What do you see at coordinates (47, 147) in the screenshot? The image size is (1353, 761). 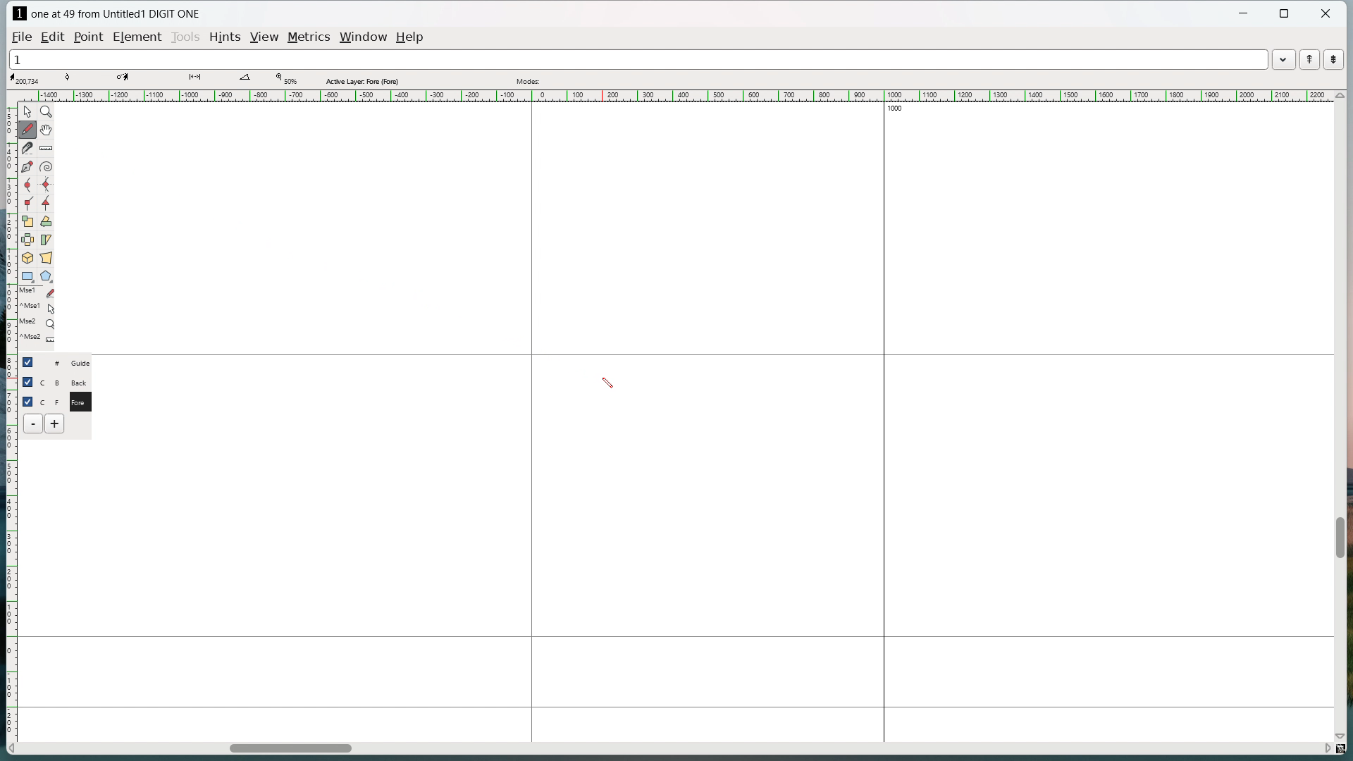 I see `measure distance or angle` at bounding box center [47, 147].